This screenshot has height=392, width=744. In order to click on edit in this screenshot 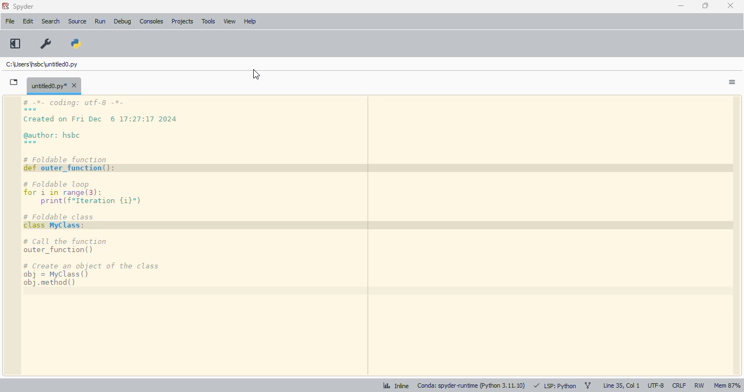, I will do `click(28, 21)`.